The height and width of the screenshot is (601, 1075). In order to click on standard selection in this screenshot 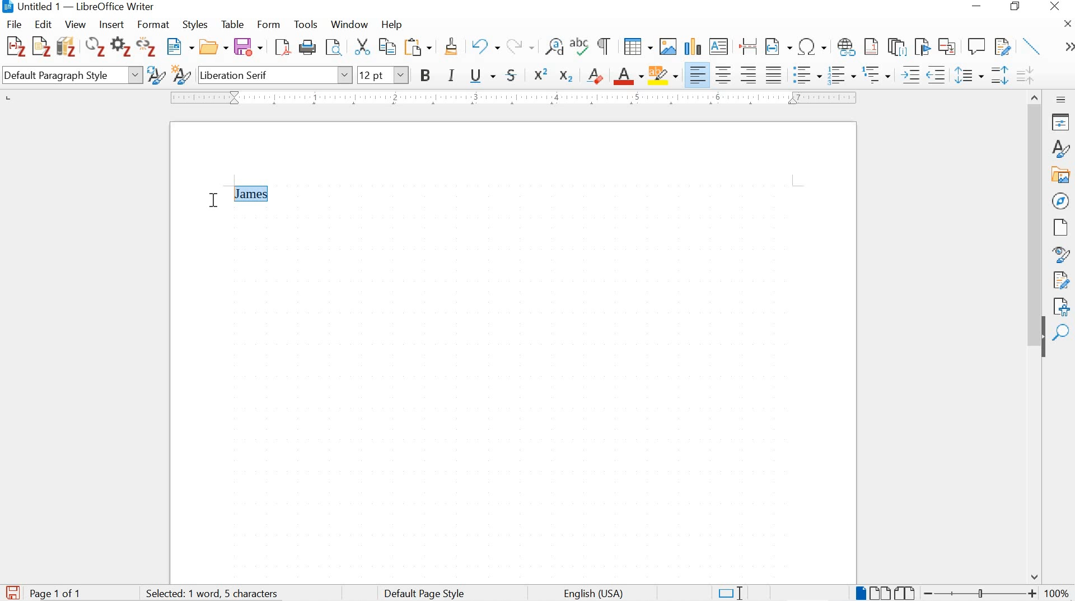, I will do `click(730, 592)`.